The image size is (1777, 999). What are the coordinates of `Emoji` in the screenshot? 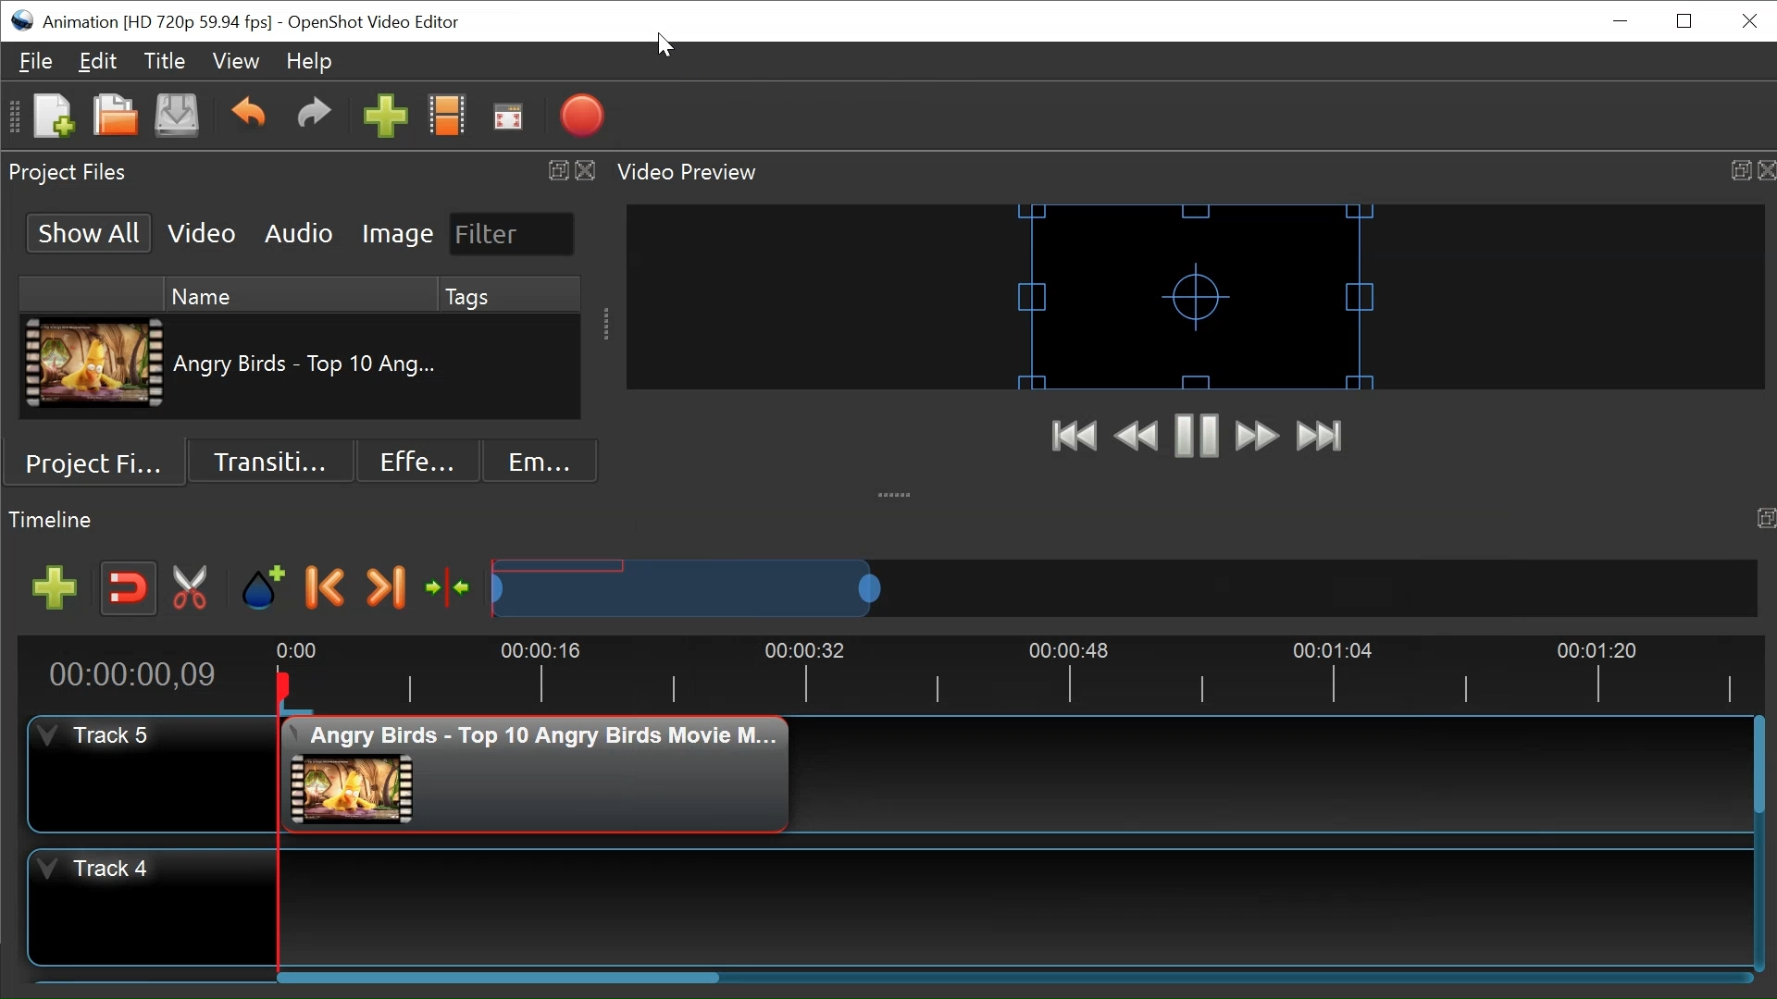 It's located at (541, 461).